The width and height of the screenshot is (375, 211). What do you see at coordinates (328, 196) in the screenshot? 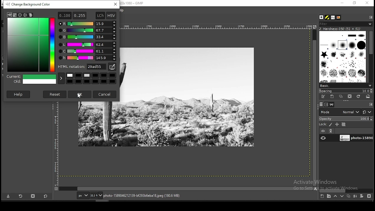
I see `new layer group` at bounding box center [328, 196].